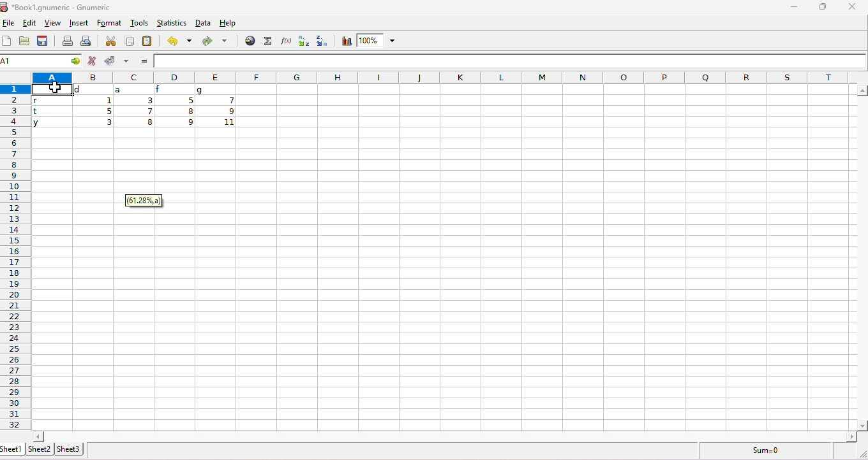 The height and width of the screenshot is (460, 868). I want to click on insert hyperlink, so click(250, 40).